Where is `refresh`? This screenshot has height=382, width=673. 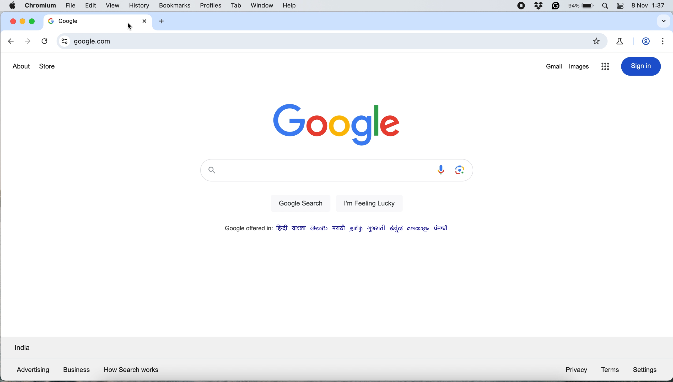 refresh is located at coordinates (44, 41).